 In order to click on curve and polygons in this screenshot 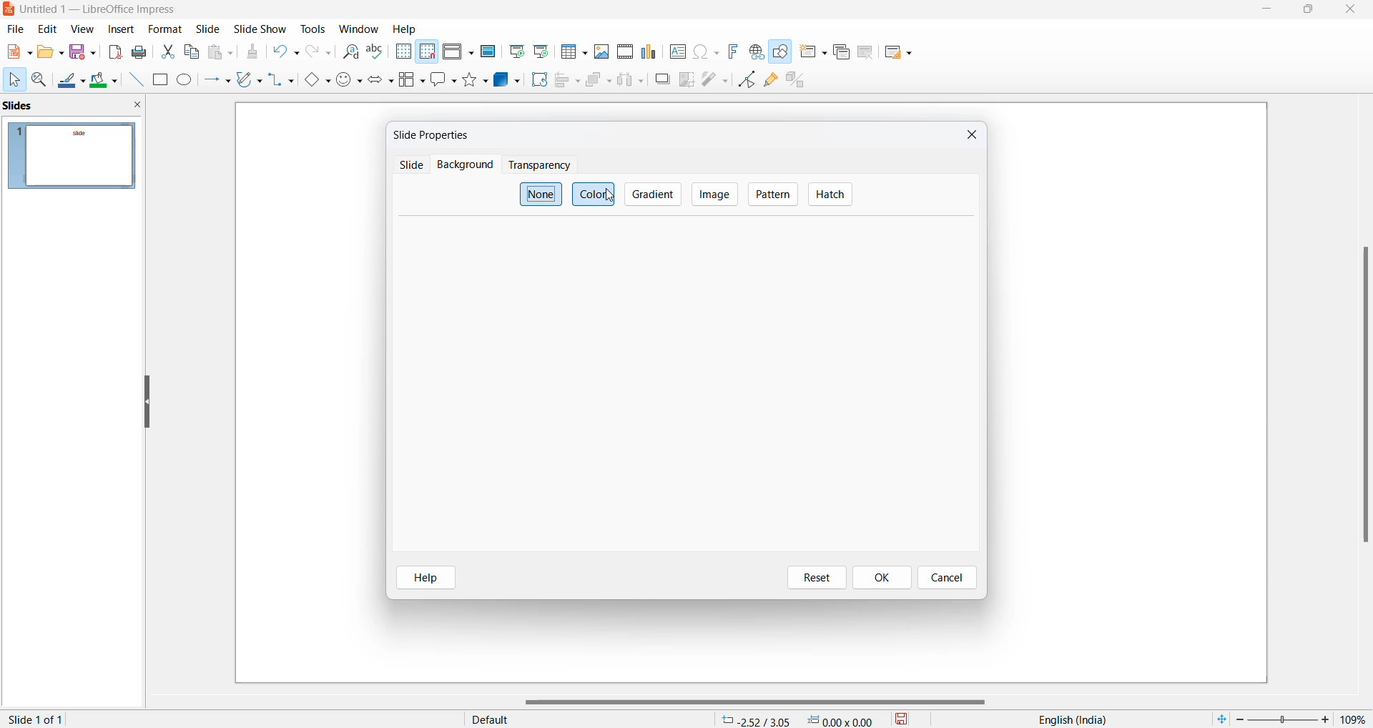, I will do `click(250, 81)`.